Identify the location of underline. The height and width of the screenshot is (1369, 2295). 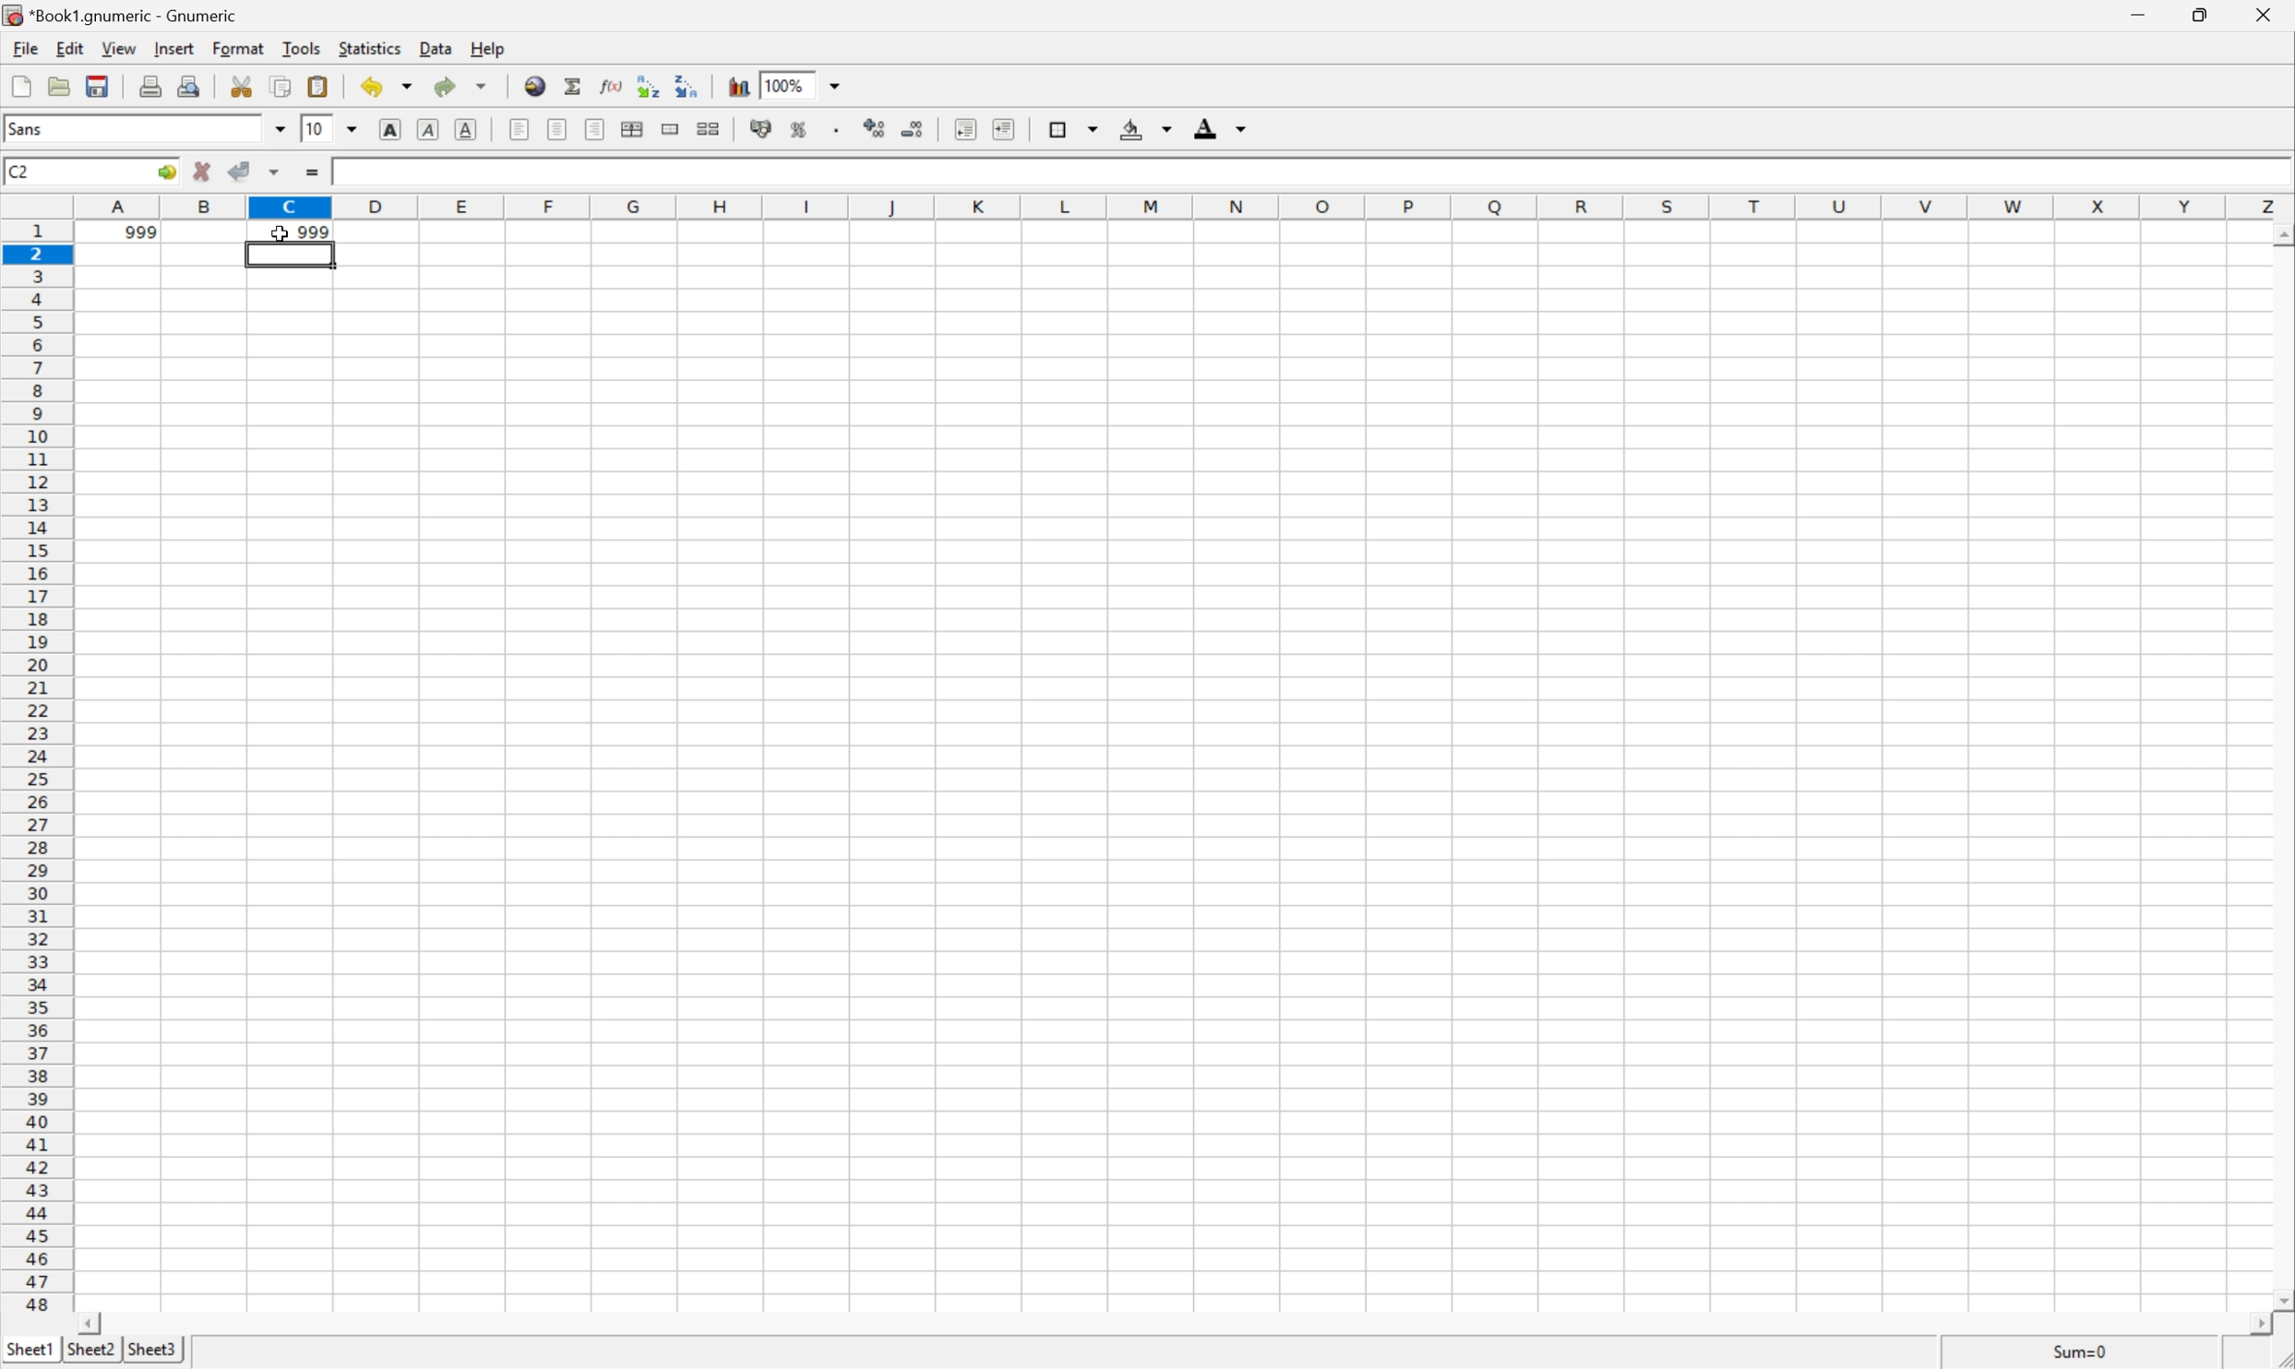
(465, 127).